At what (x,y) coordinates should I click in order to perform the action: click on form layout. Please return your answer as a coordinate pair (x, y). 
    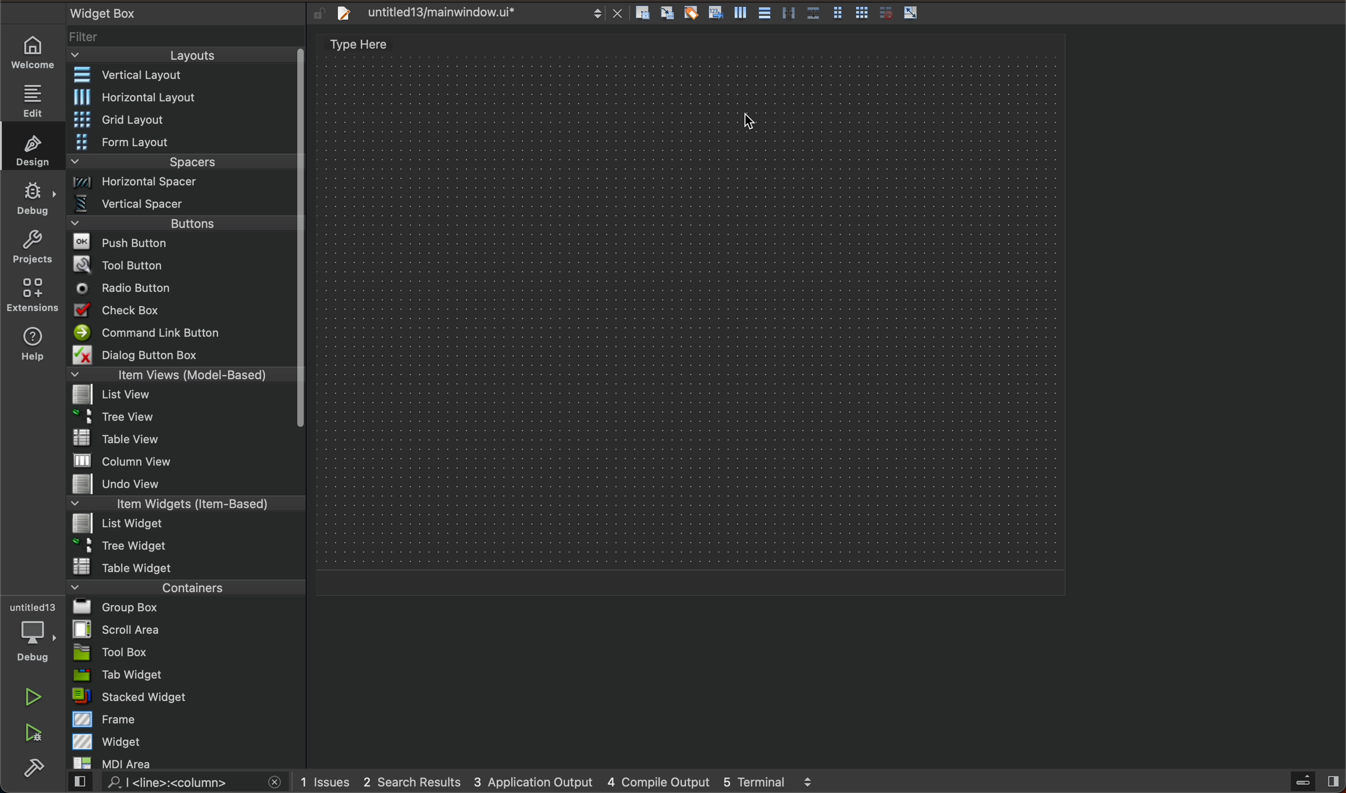
    Looking at the image, I should click on (182, 141).